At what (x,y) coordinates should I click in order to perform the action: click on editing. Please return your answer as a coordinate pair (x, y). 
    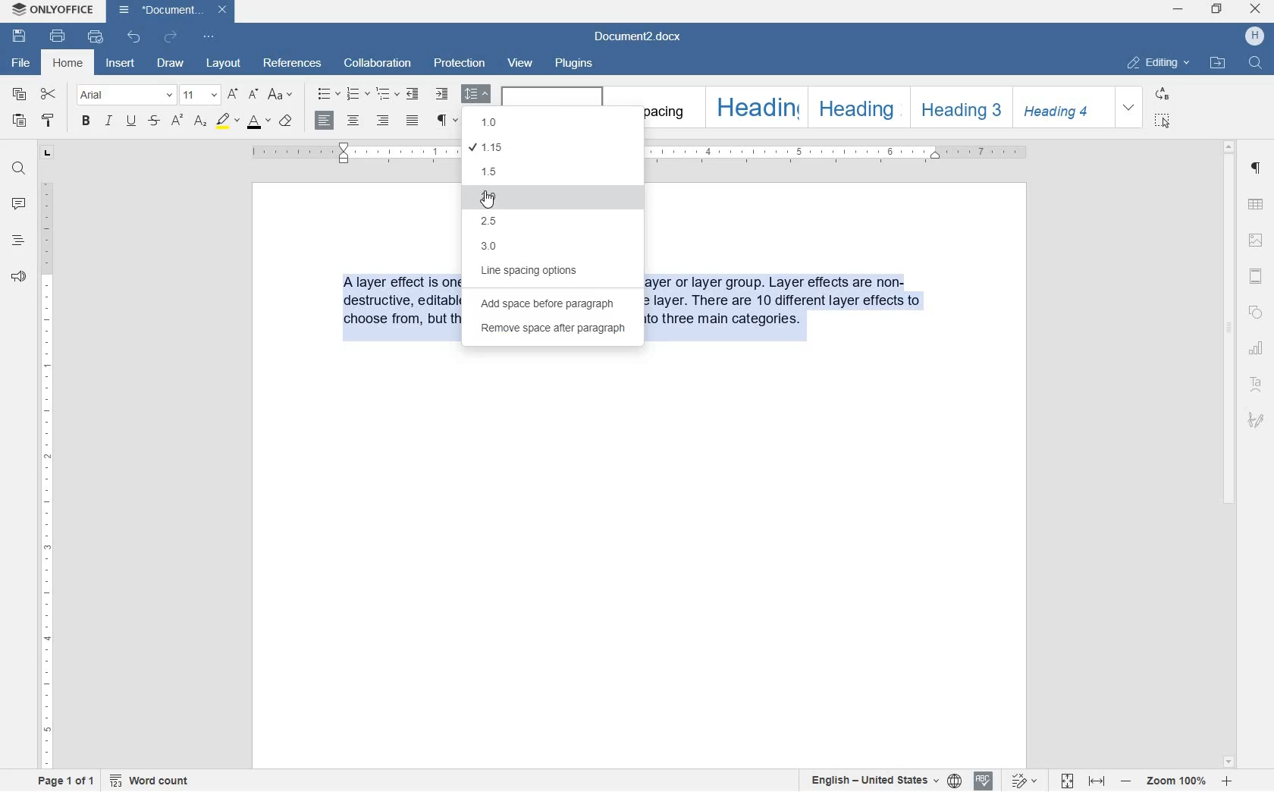
    Looking at the image, I should click on (1159, 64).